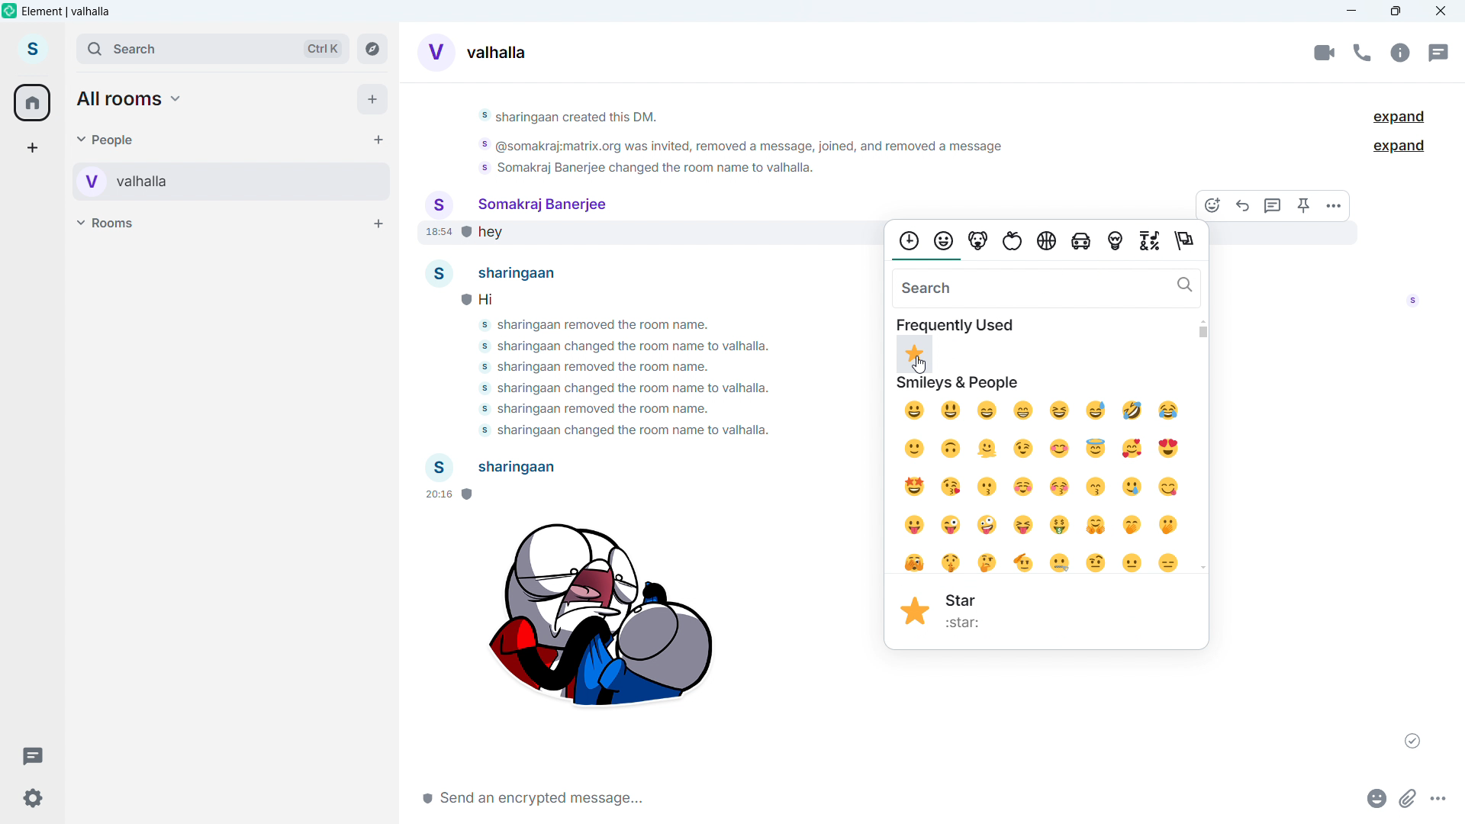 This screenshot has height=824, width=1465. What do you see at coordinates (915, 525) in the screenshot?
I see `face with tongue` at bounding box center [915, 525].